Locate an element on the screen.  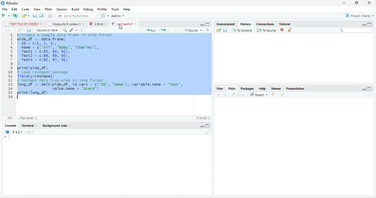
clear is located at coordinates (208, 132).